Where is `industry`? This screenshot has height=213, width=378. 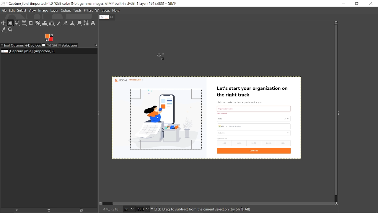
industry is located at coordinates (254, 133).